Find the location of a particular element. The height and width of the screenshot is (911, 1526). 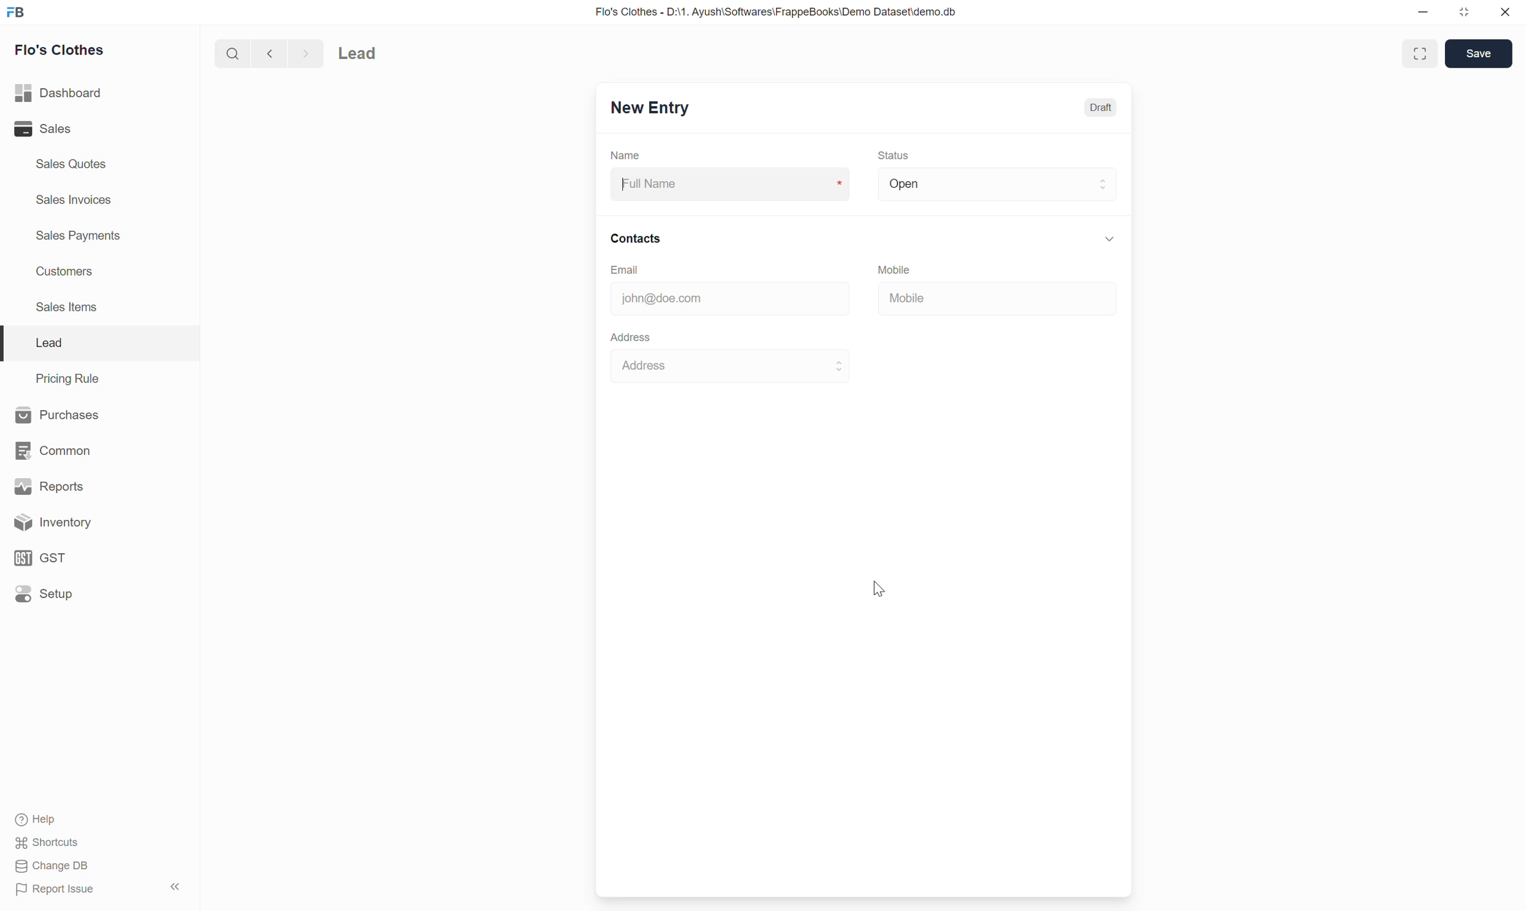

$f Shortcuts is located at coordinates (49, 841).